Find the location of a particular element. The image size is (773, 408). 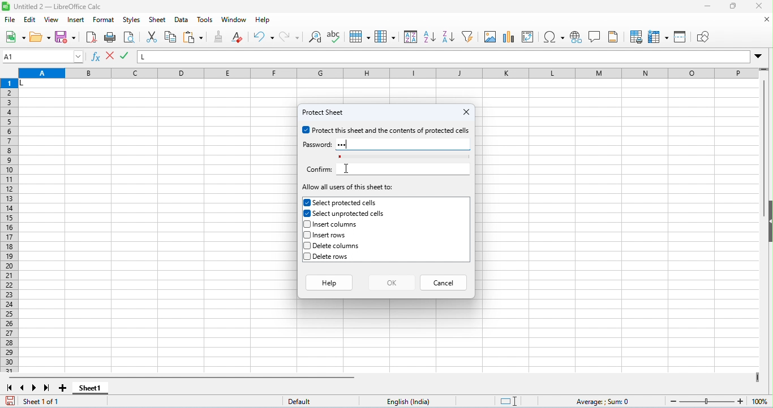

cell with data is located at coordinates (41, 84).